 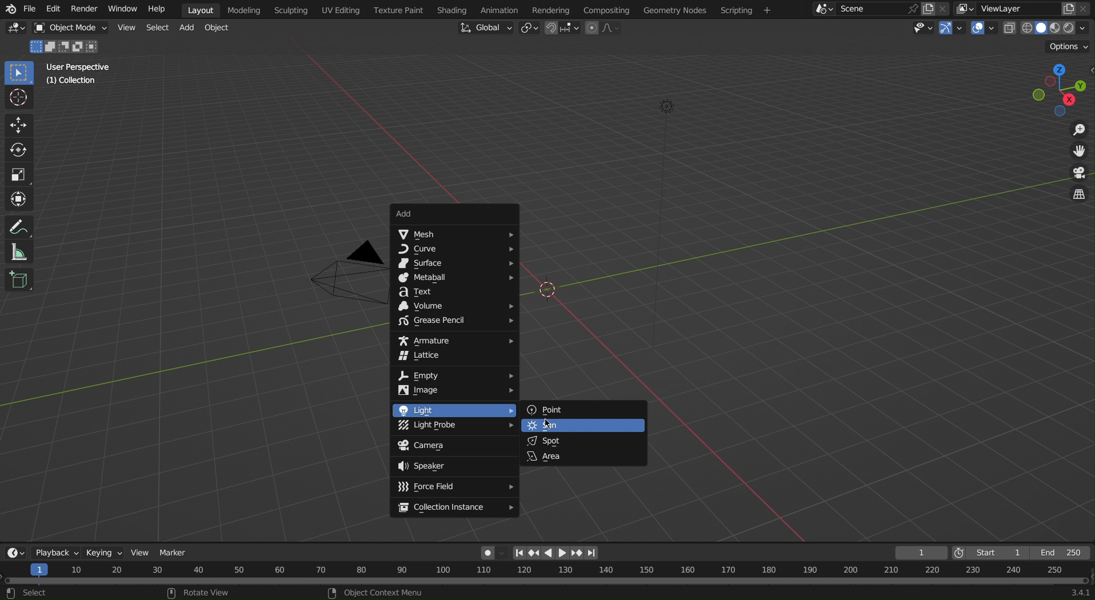 What do you see at coordinates (121, 10) in the screenshot?
I see `Window` at bounding box center [121, 10].